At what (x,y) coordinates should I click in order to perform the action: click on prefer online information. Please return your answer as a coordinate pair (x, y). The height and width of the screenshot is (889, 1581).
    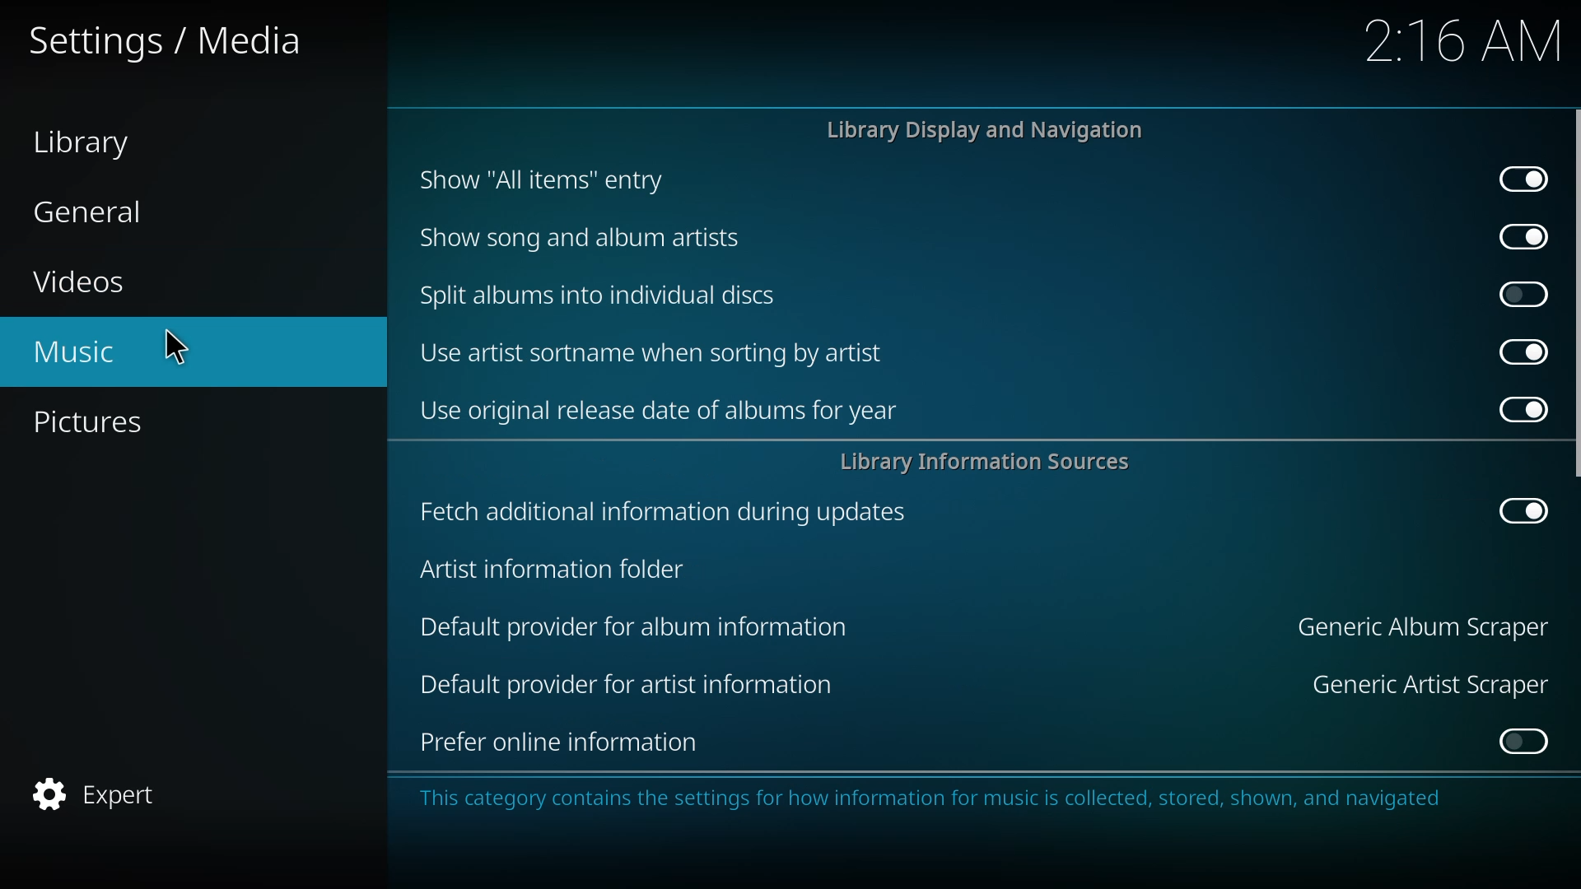
    Looking at the image, I should click on (557, 744).